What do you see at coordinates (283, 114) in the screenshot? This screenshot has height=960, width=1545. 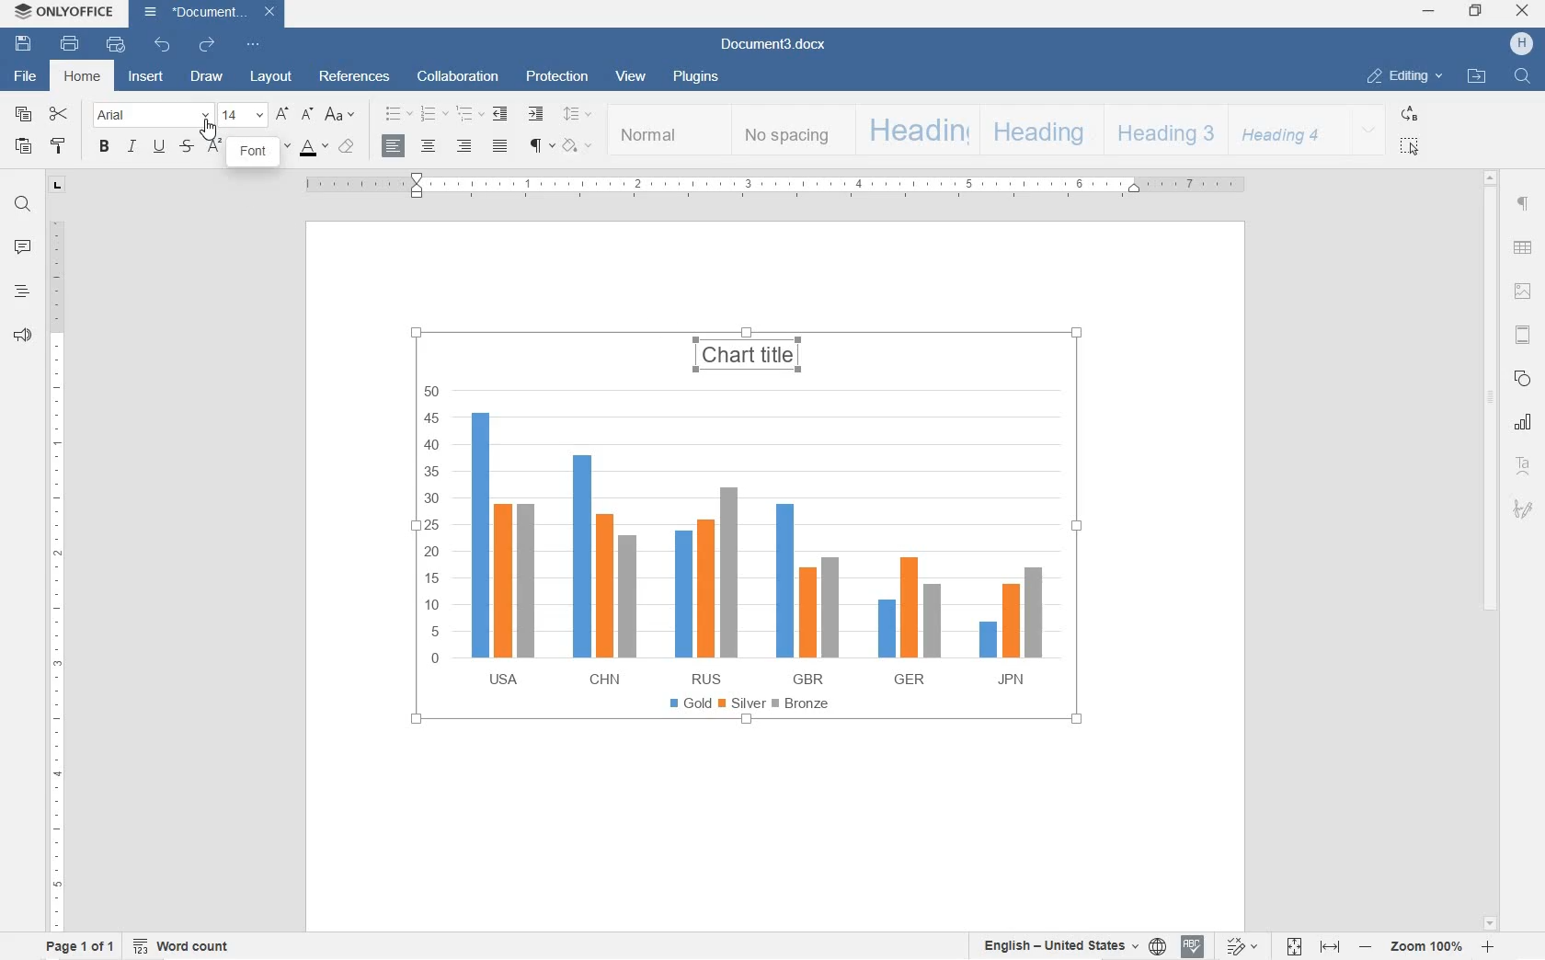 I see `INCREMENT FONT SIZE` at bounding box center [283, 114].